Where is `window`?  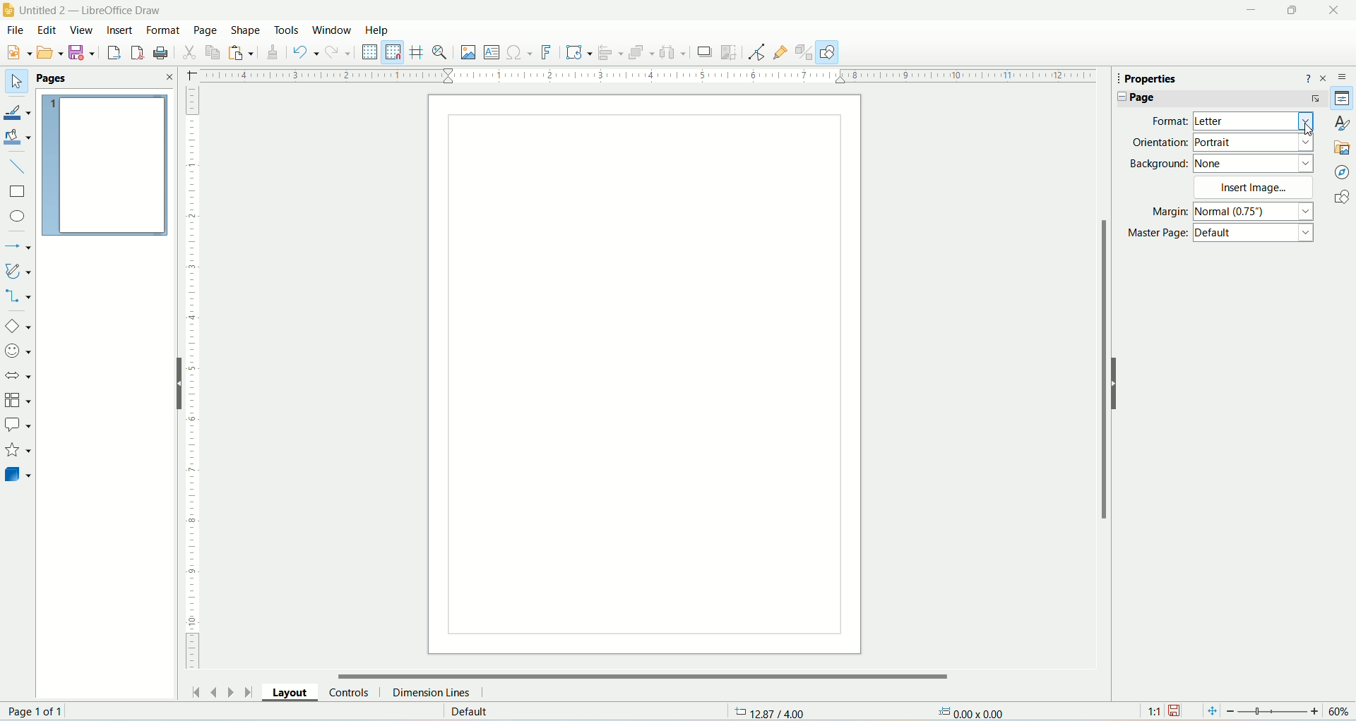
window is located at coordinates (332, 30).